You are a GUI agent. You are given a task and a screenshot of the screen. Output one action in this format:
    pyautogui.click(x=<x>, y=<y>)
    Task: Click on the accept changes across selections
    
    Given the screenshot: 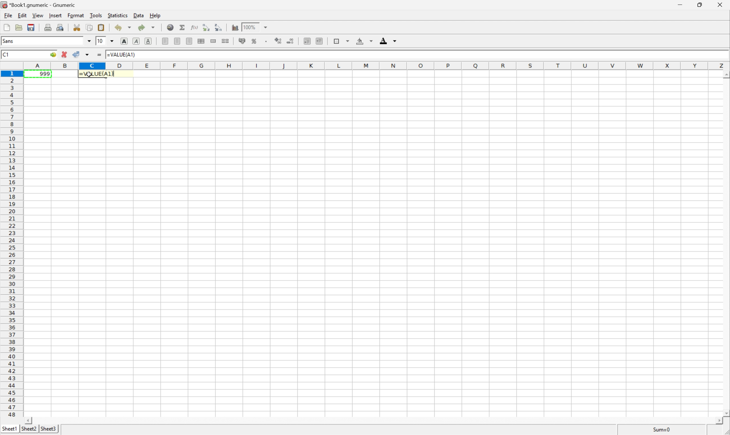 What is the action you would take?
    pyautogui.click(x=82, y=55)
    